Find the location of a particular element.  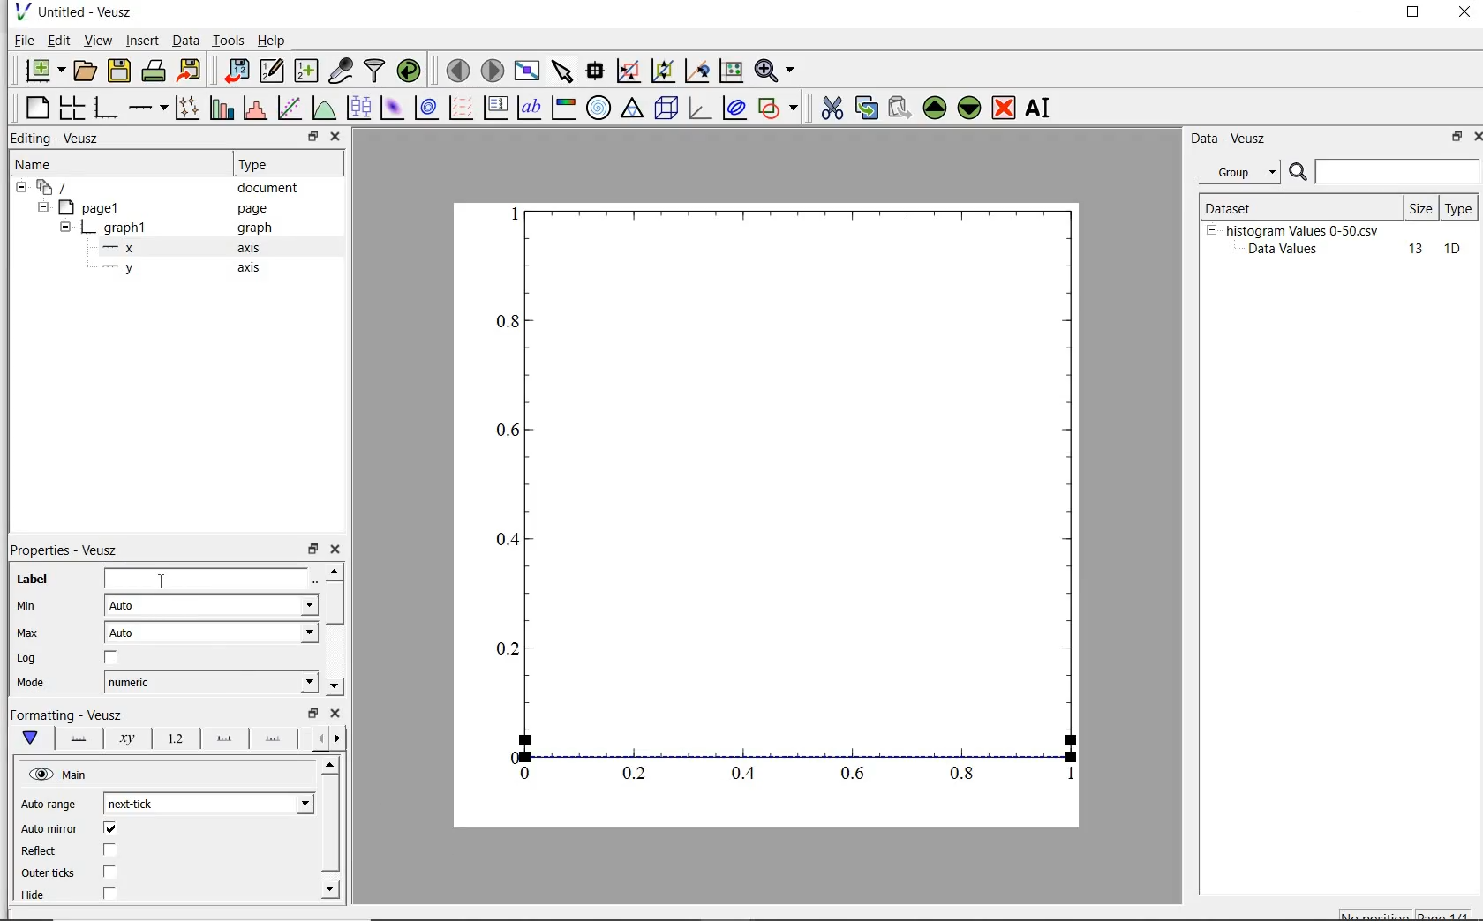

document is located at coordinates (268, 190).